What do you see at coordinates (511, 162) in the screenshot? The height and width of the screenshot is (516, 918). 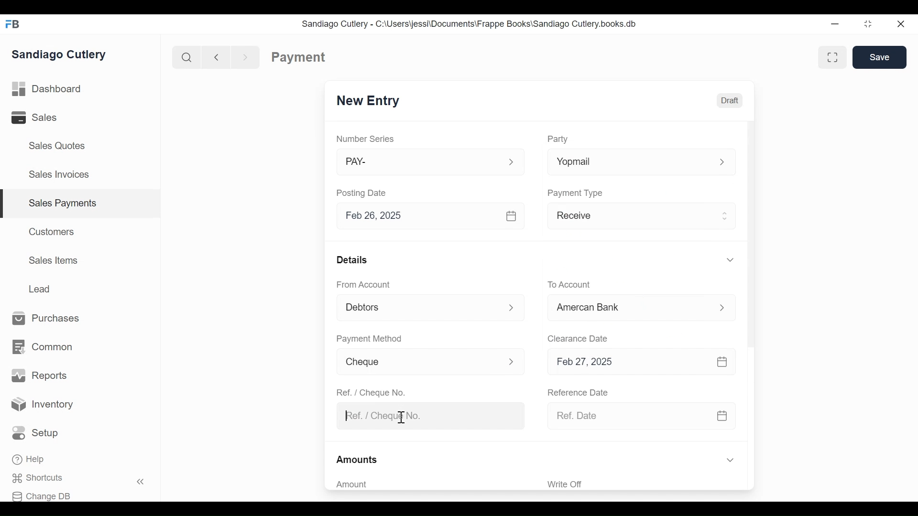 I see `Expand` at bounding box center [511, 162].